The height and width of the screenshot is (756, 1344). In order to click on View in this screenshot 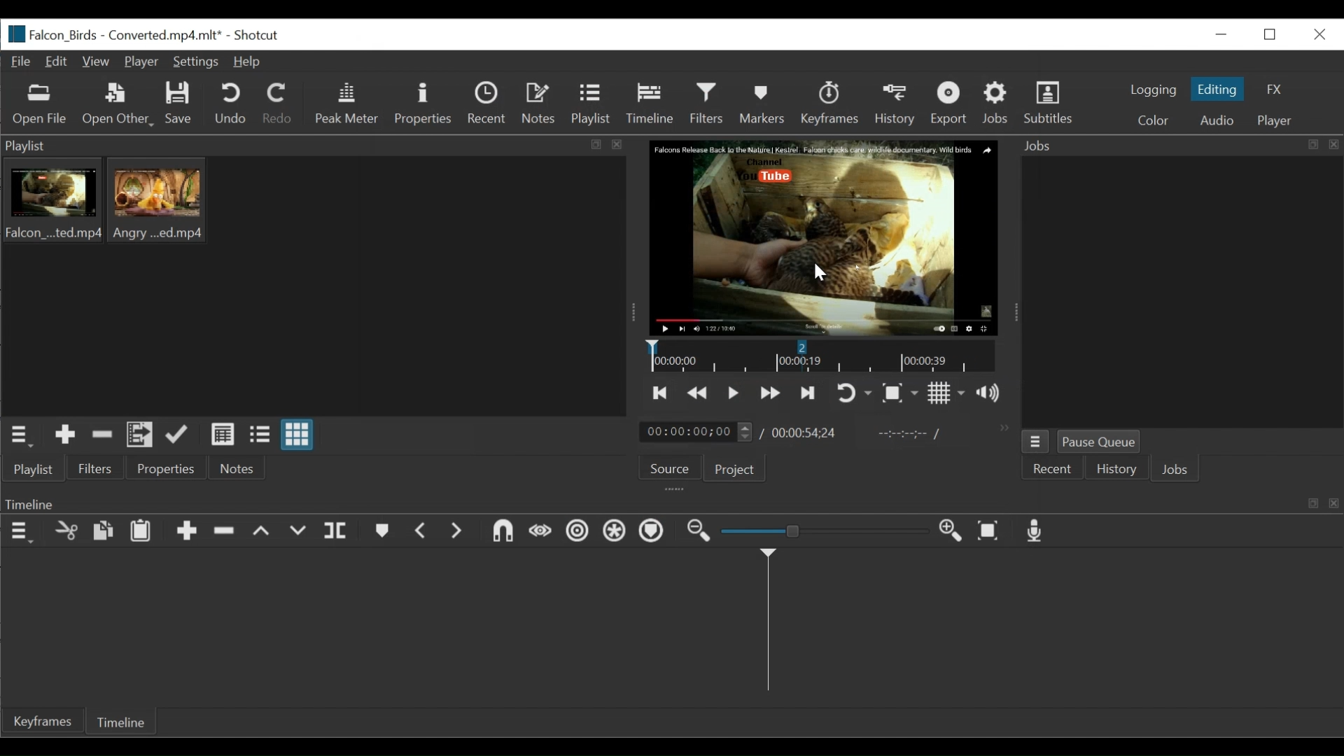, I will do `click(98, 62)`.